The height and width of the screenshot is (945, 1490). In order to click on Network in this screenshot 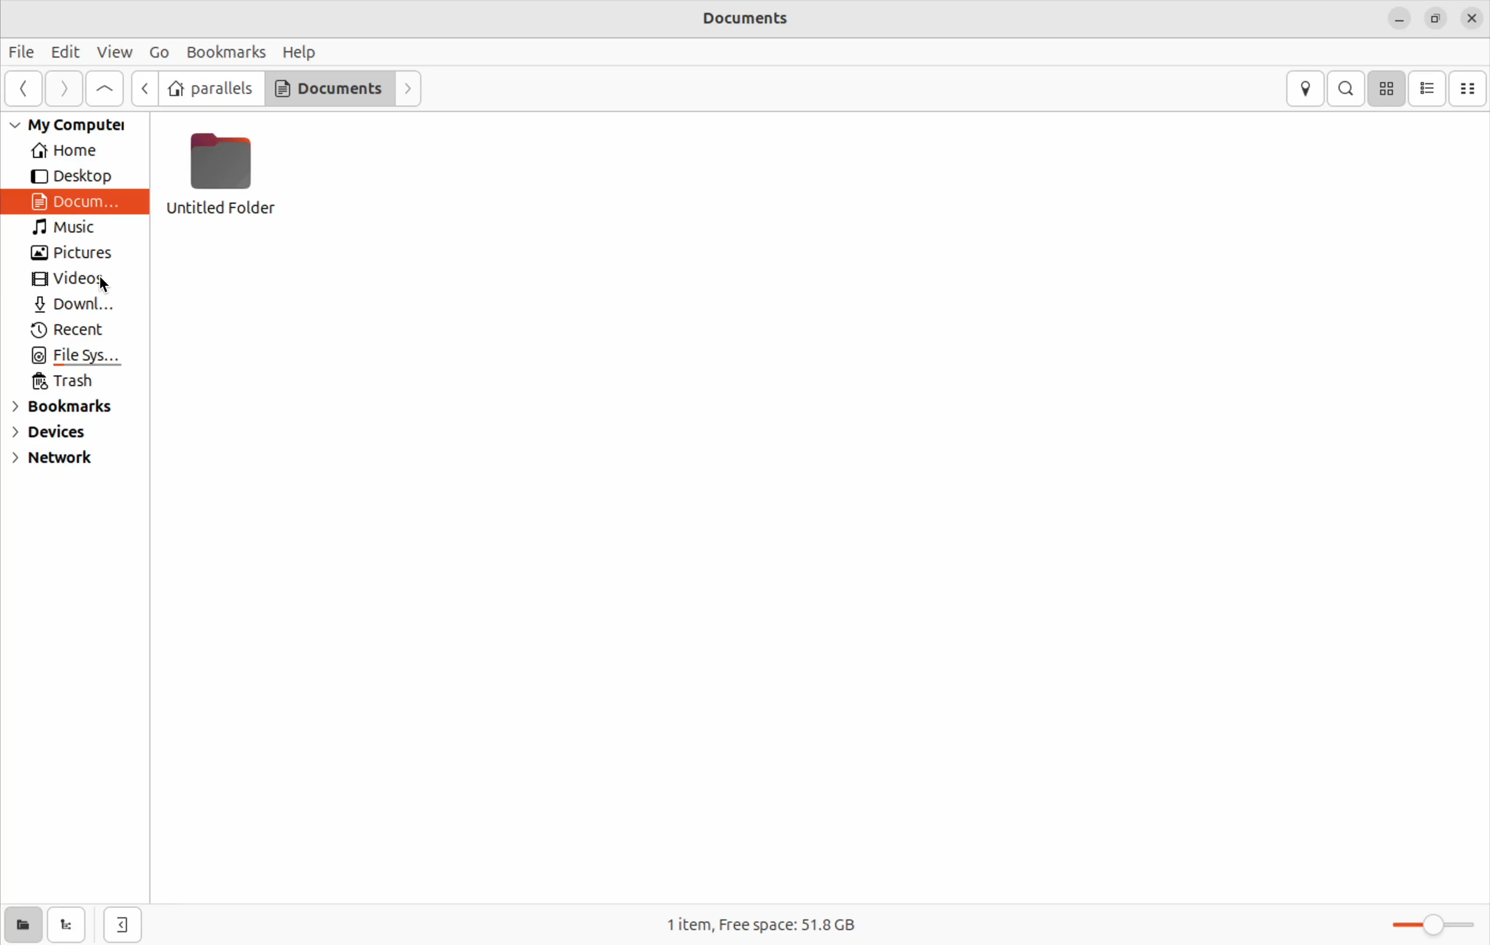, I will do `click(51, 462)`.